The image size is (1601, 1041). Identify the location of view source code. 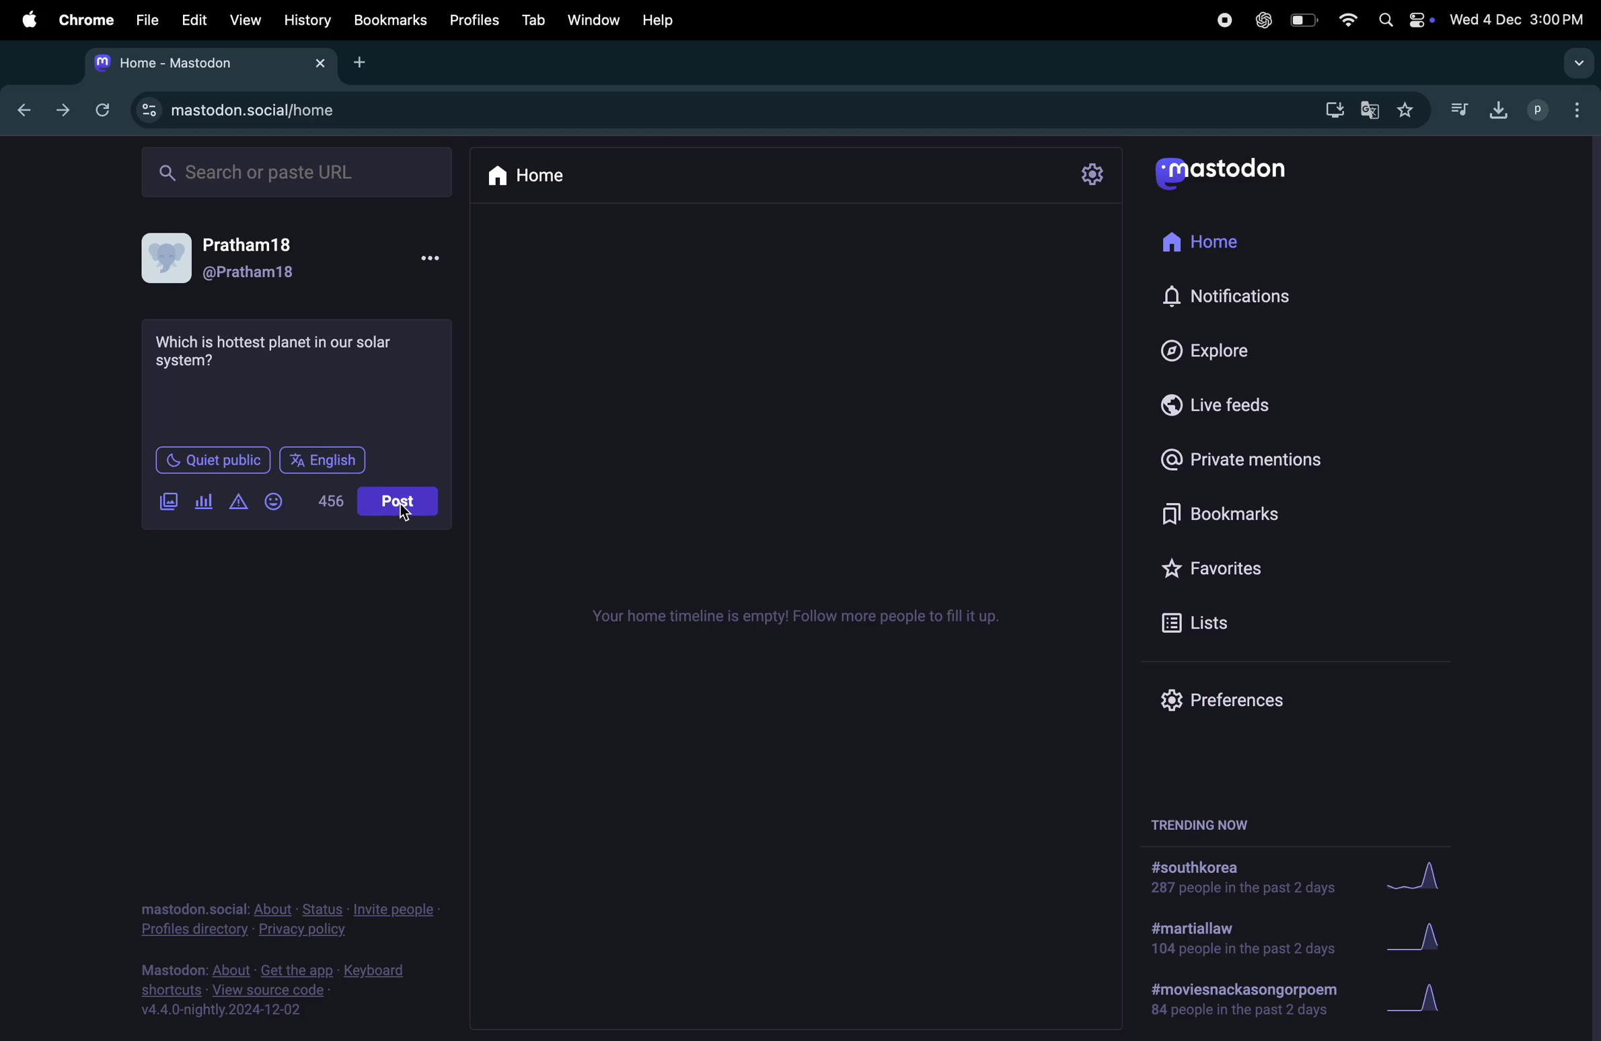
(276, 991).